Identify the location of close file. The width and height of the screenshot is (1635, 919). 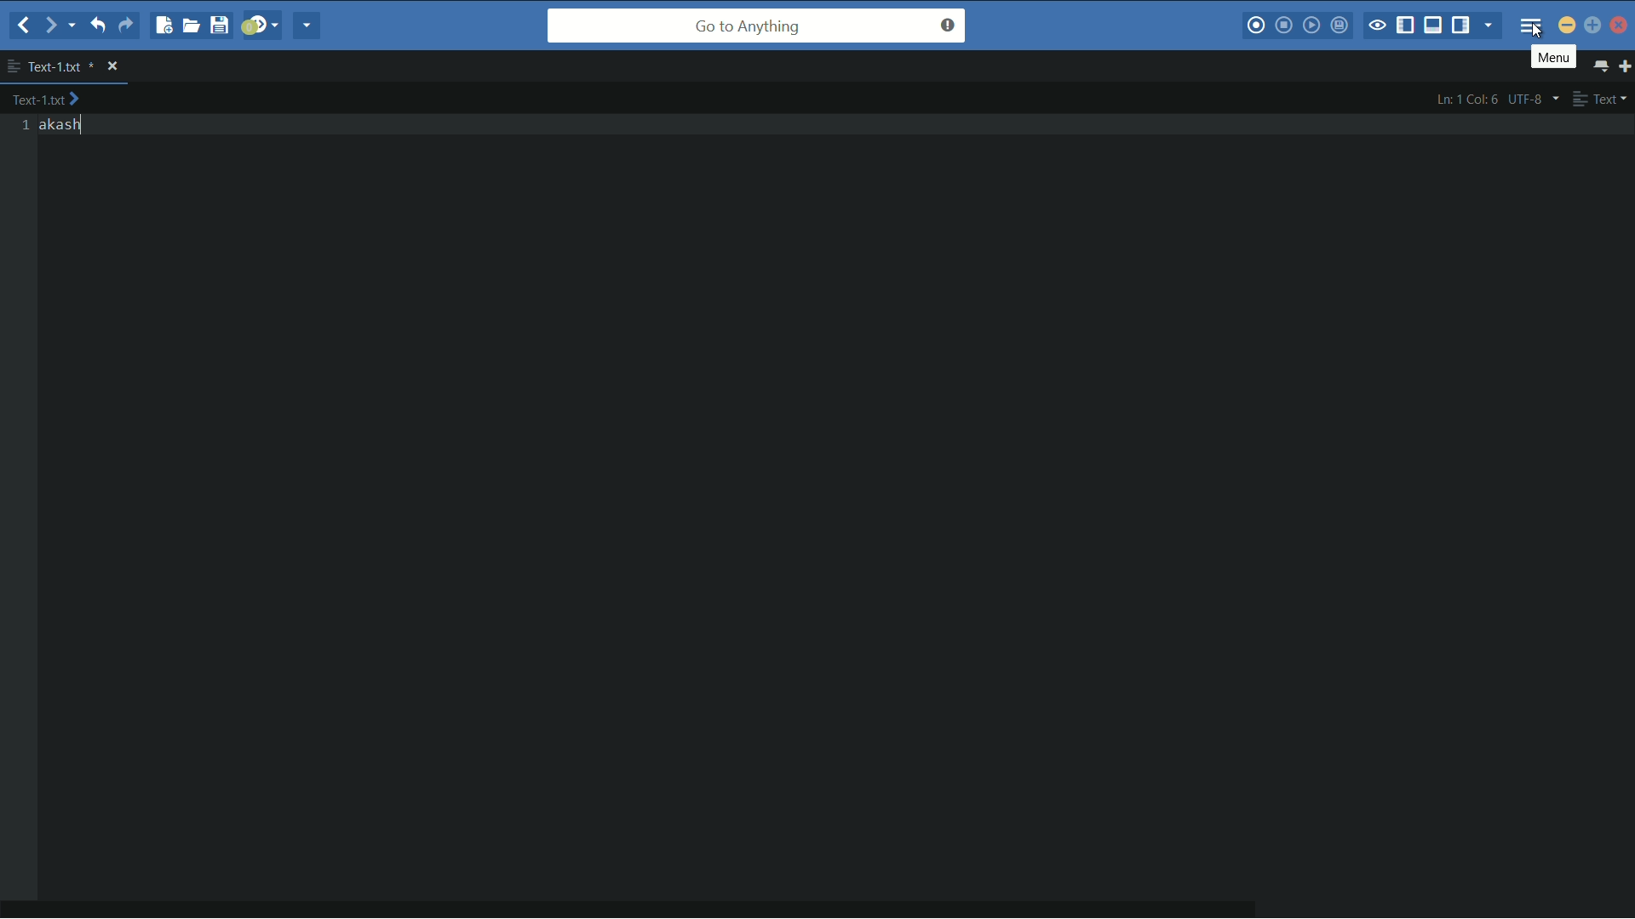
(114, 67).